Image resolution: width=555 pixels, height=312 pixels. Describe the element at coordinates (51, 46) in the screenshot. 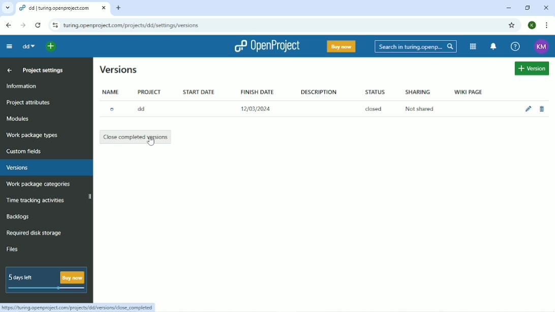

I see `open quick add menu` at that location.